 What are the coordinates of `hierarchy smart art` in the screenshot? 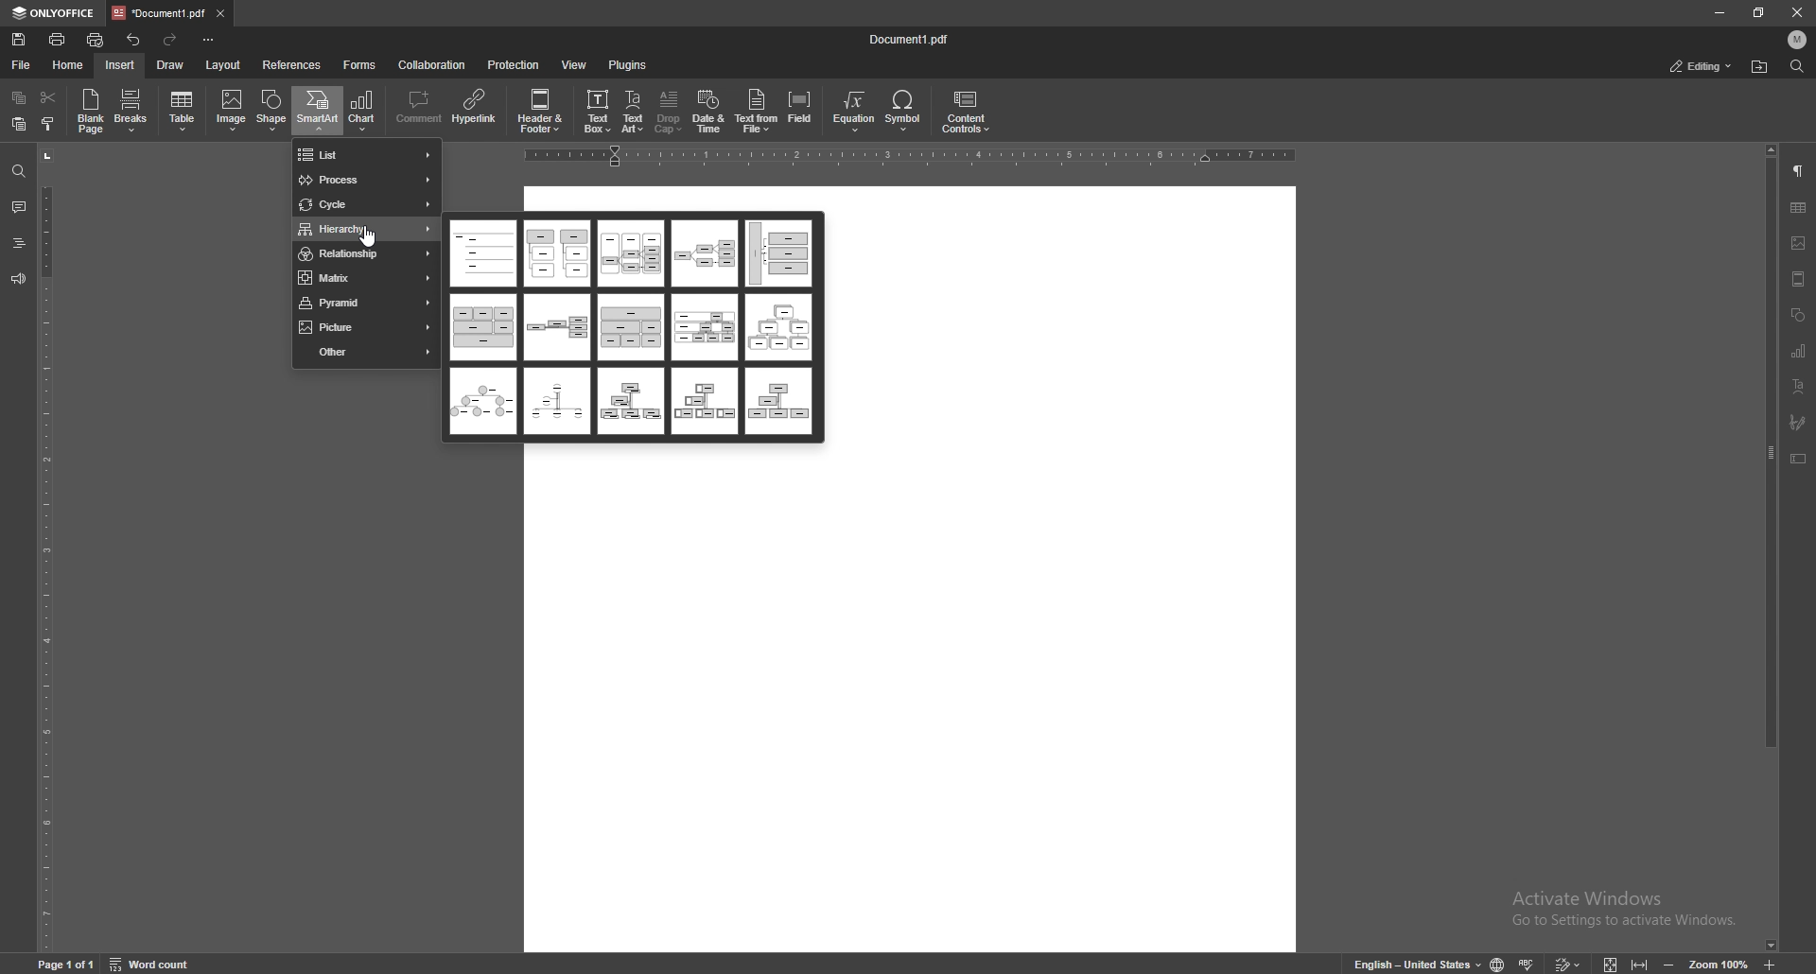 It's located at (556, 400).